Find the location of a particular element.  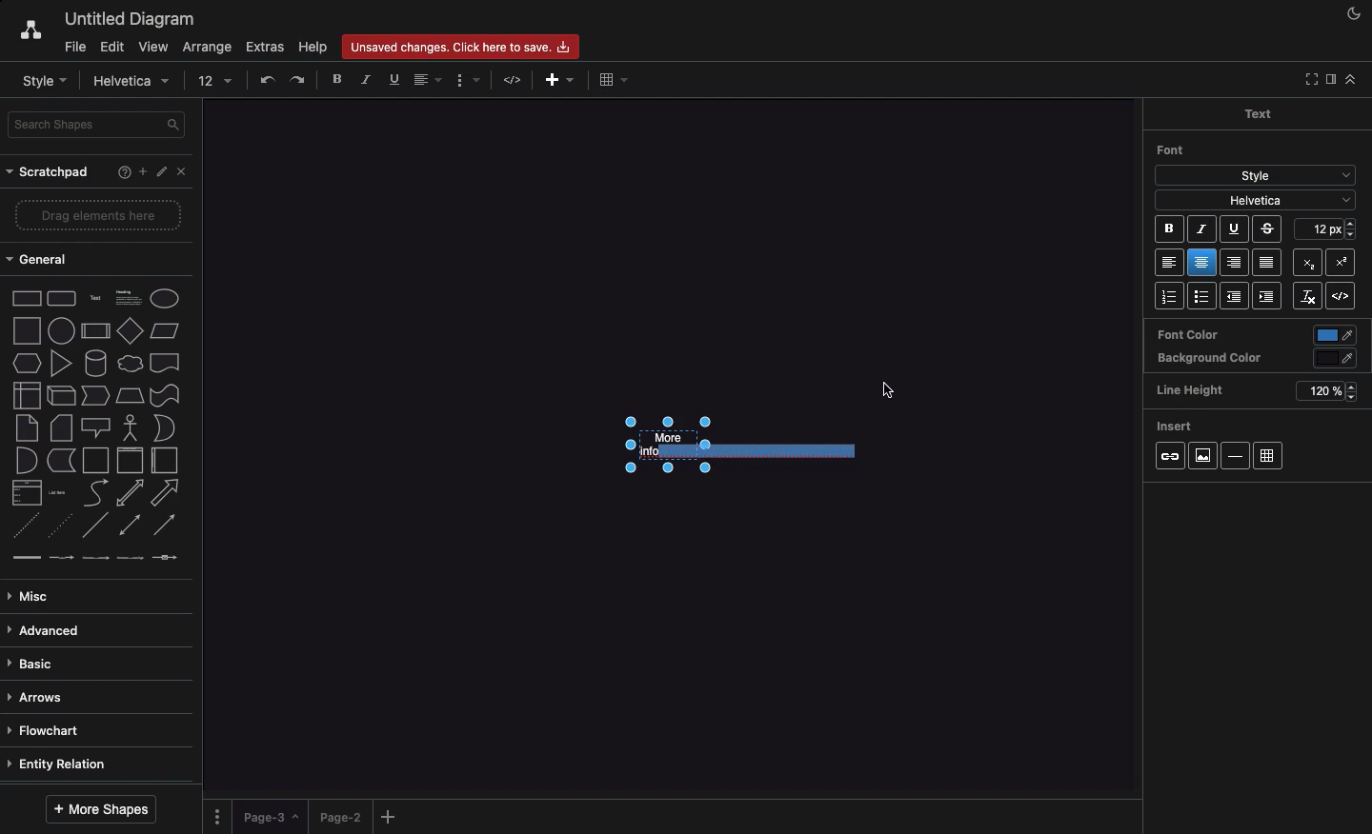

Heading is located at coordinates (131, 296).